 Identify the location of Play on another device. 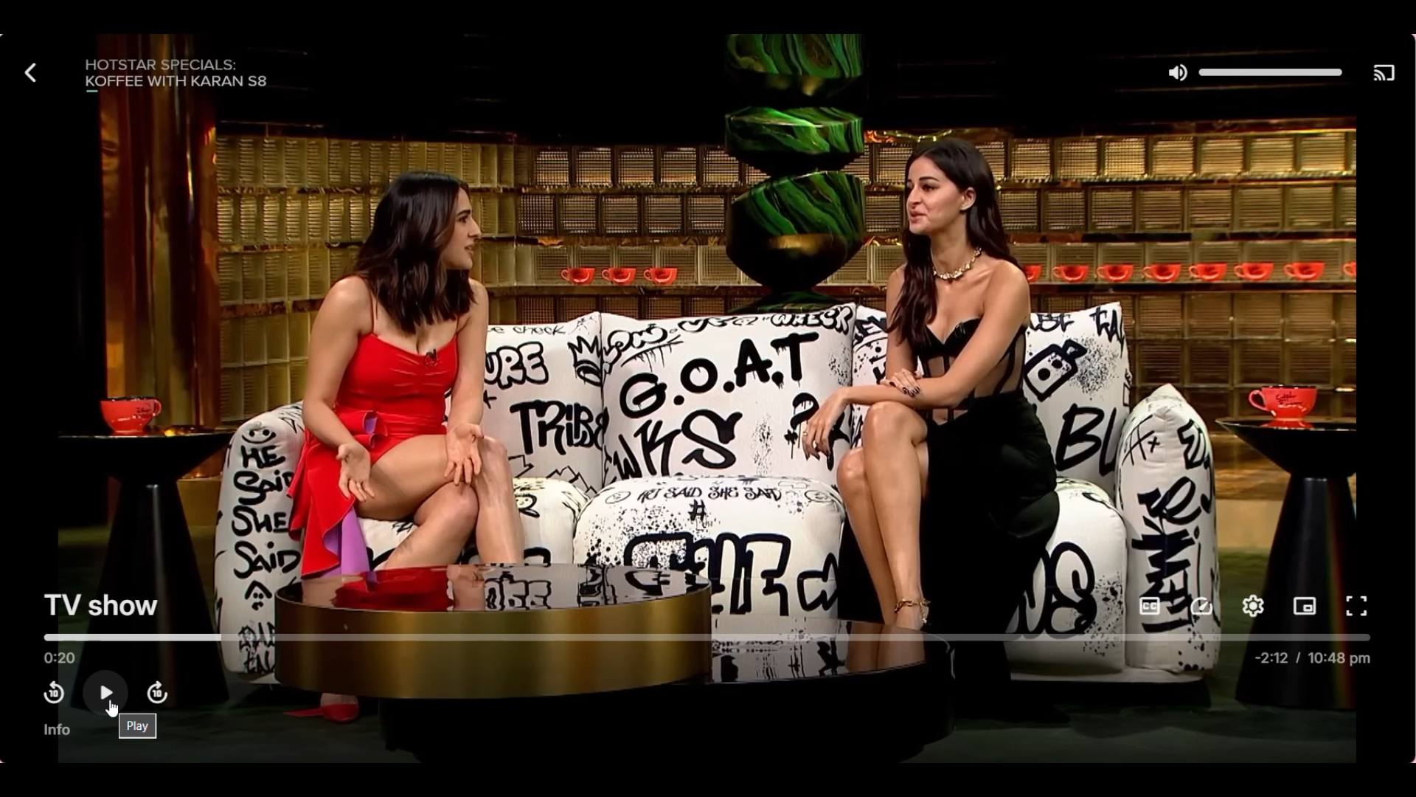
(1384, 74).